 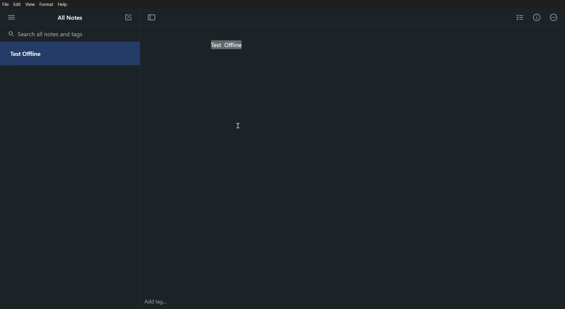 I want to click on Add tag, so click(x=154, y=302).